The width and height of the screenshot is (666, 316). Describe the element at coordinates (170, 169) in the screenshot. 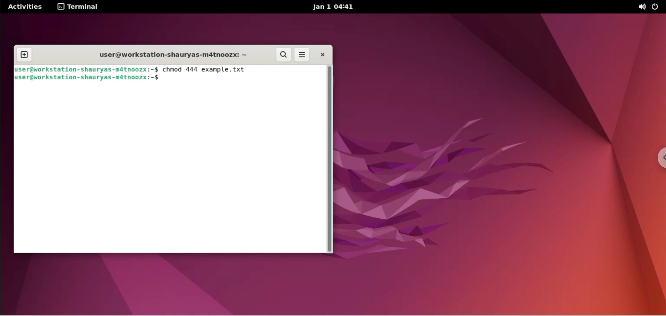

I see `command input box` at that location.